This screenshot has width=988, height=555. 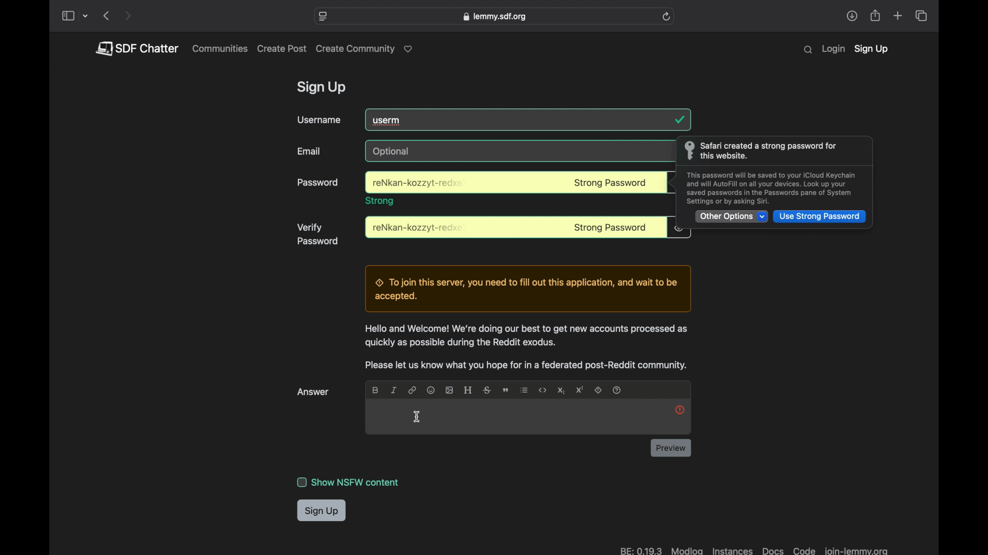 What do you see at coordinates (525, 336) in the screenshot?
I see `Welcome to lemmy message` at bounding box center [525, 336].